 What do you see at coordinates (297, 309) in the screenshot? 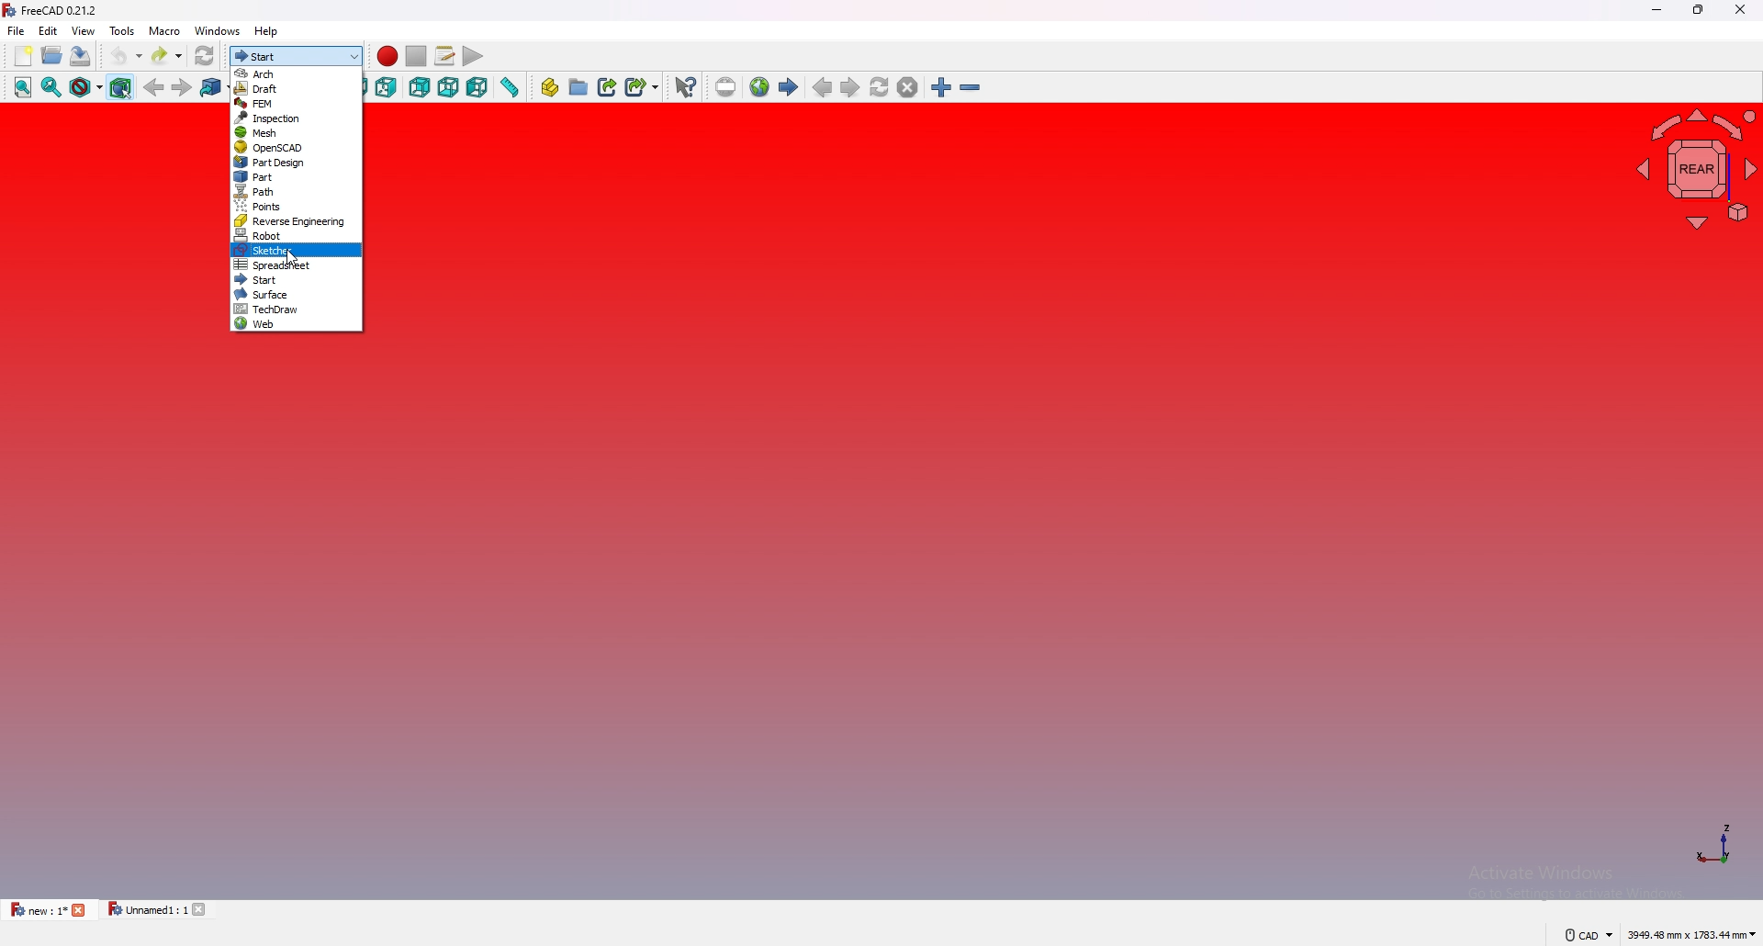
I see `techdraw` at bounding box center [297, 309].